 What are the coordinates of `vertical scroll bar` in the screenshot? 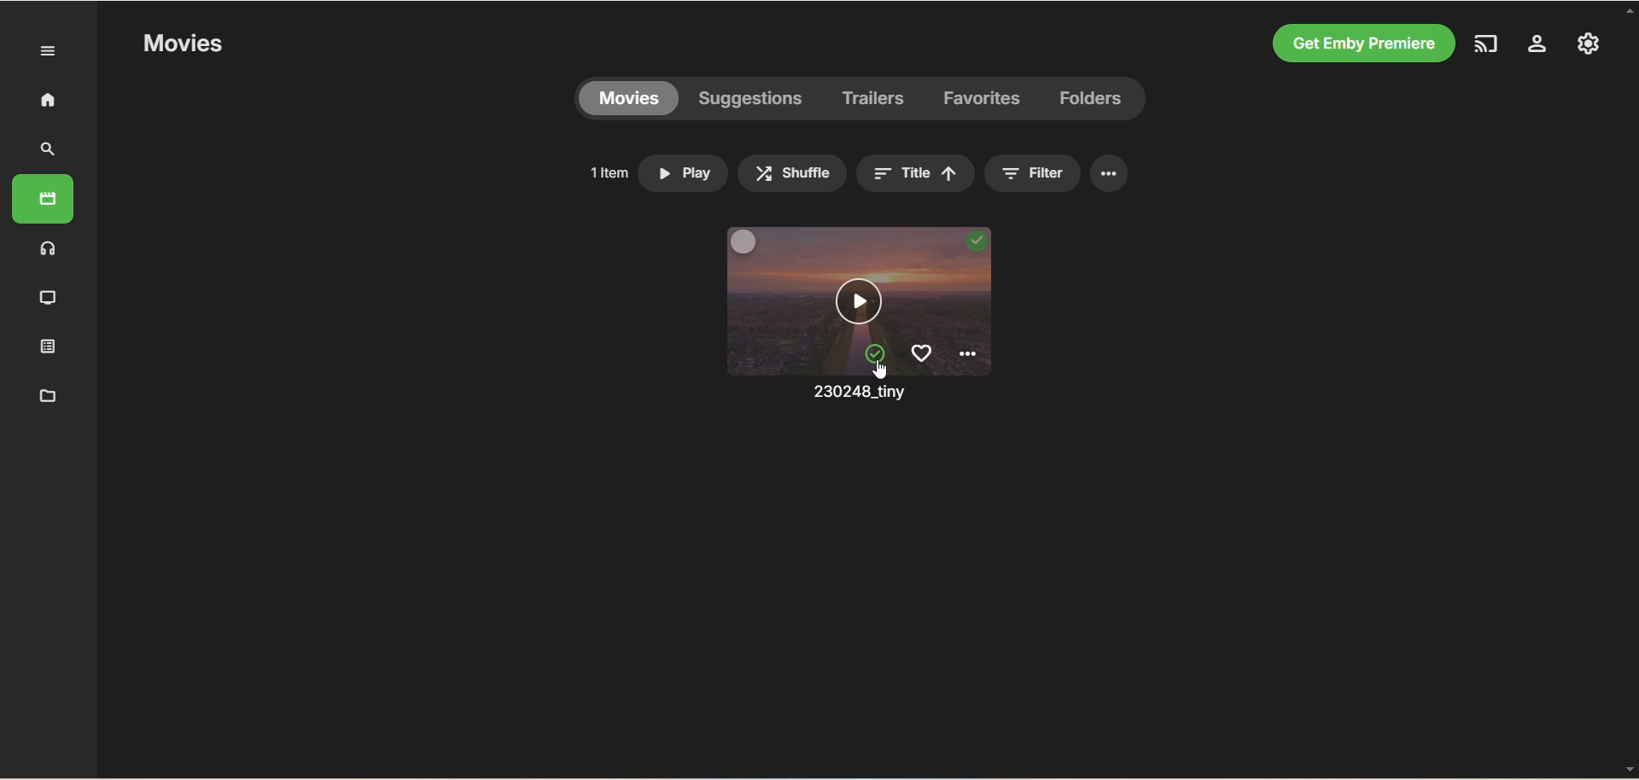 It's located at (1629, 387).